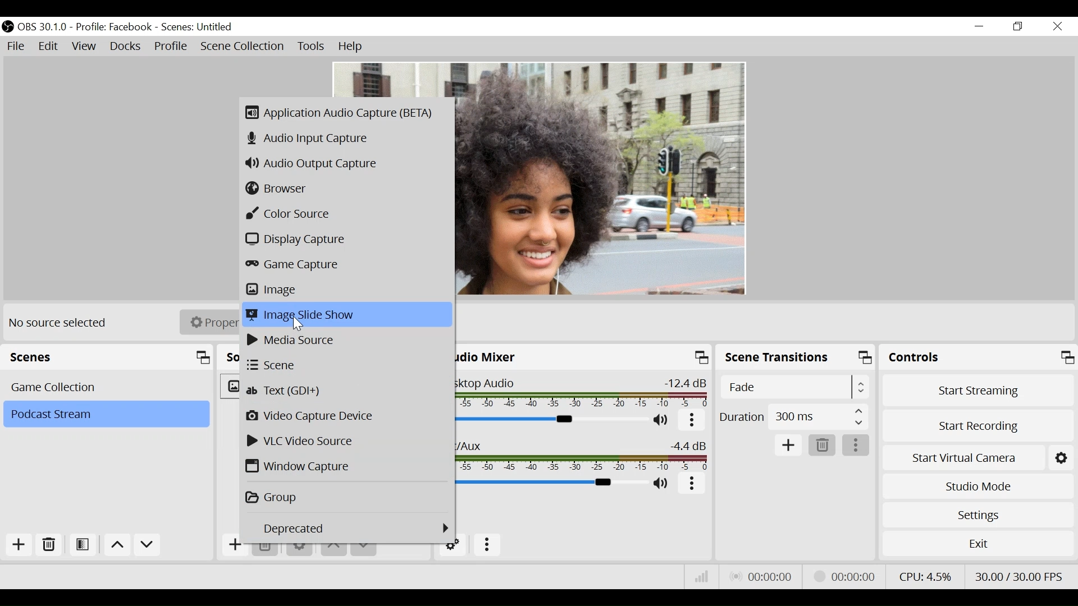 The height and width of the screenshot is (606, 1078). I want to click on Display Capture, so click(345, 240).